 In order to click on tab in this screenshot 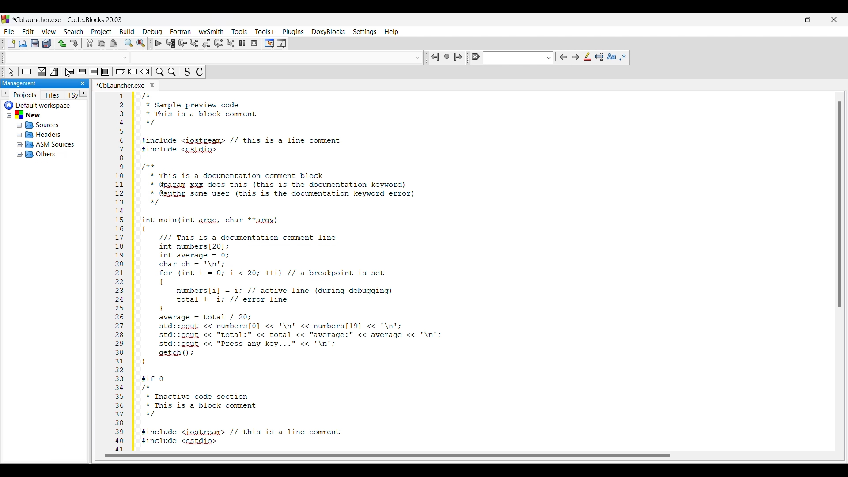, I will do `click(216, 57)`.